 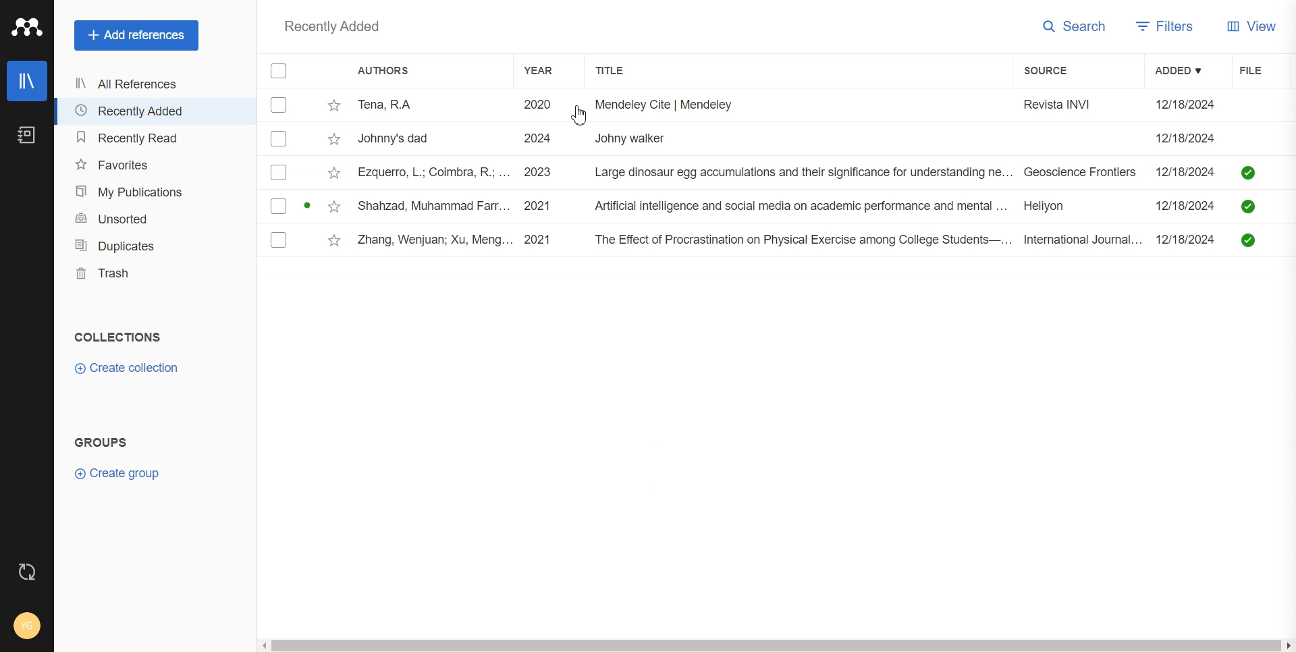 I want to click on Star, so click(x=335, y=240).